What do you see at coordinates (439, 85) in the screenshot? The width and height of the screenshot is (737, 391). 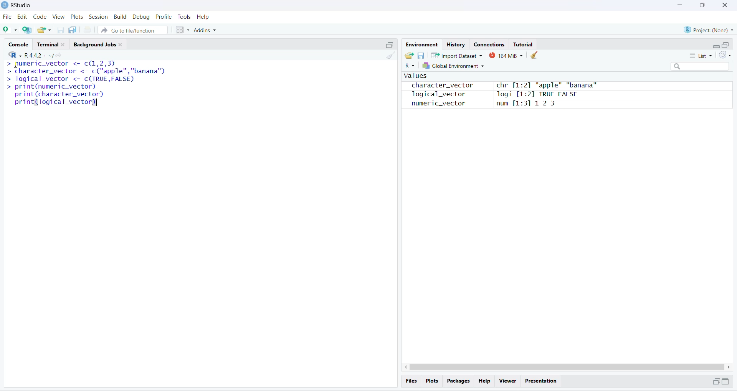 I see `character_vector` at bounding box center [439, 85].